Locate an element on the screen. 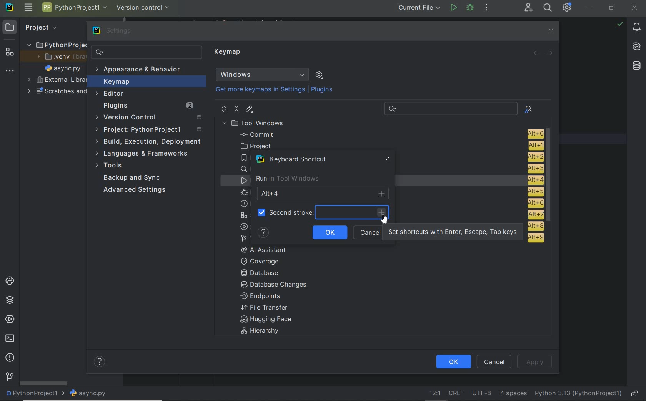 The height and width of the screenshot is (401, 646). build, execution, deployment is located at coordinates (148, 142).